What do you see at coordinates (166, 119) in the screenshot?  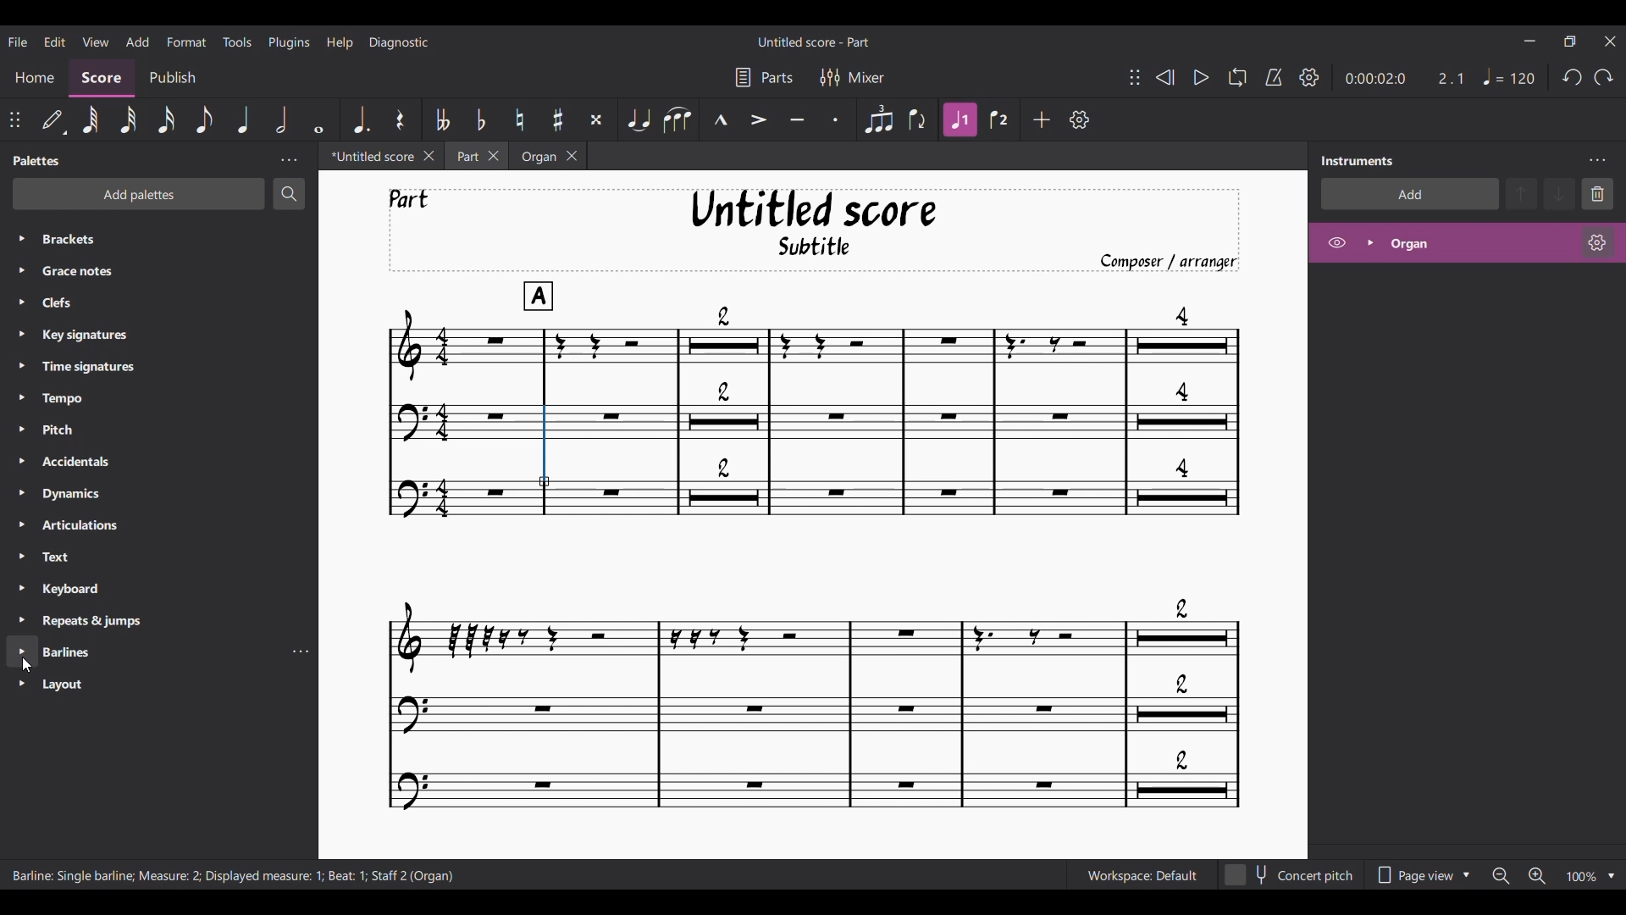 I see `16th note` at bounding box center [166, 119].